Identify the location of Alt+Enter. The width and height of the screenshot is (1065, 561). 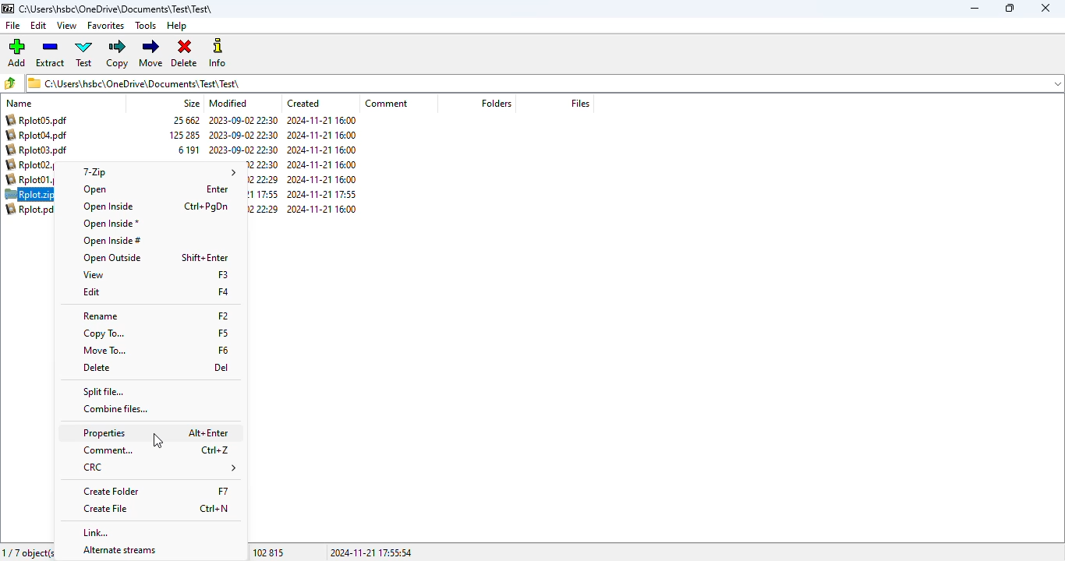
(210, 432).